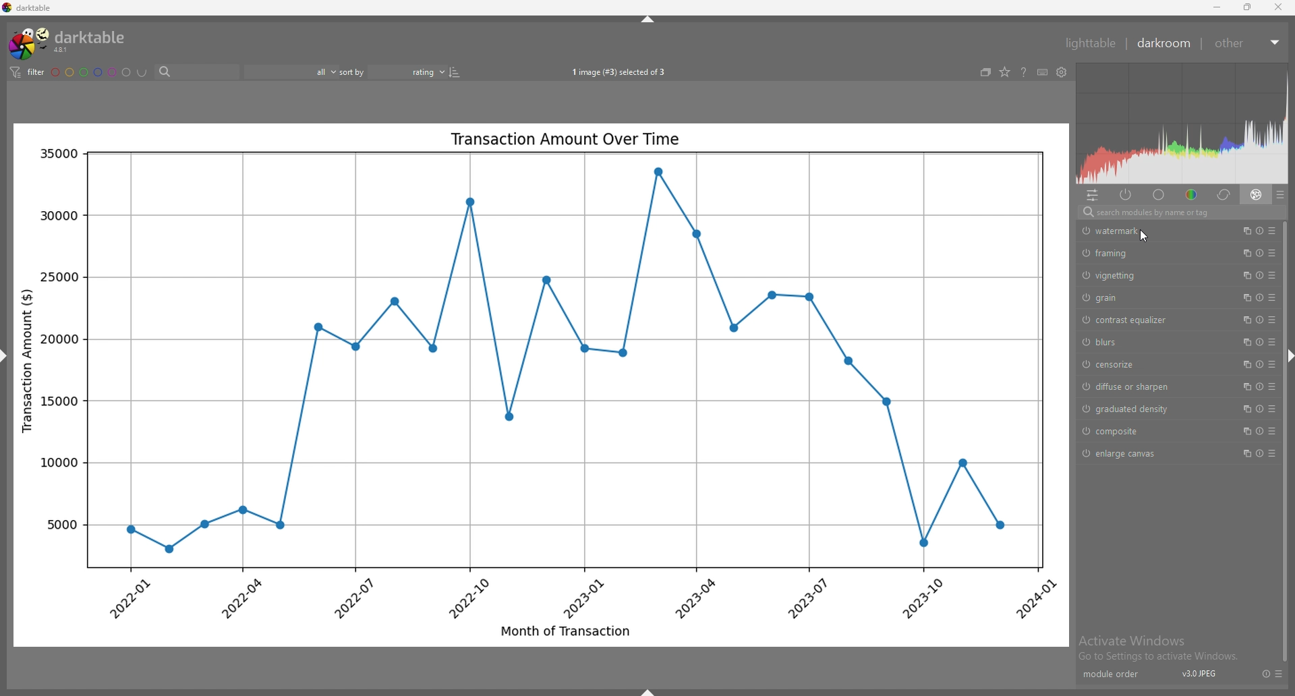  Describe the element at coordinates (1244, 298) in the screenshot. I see `multiple instances action` at that location.